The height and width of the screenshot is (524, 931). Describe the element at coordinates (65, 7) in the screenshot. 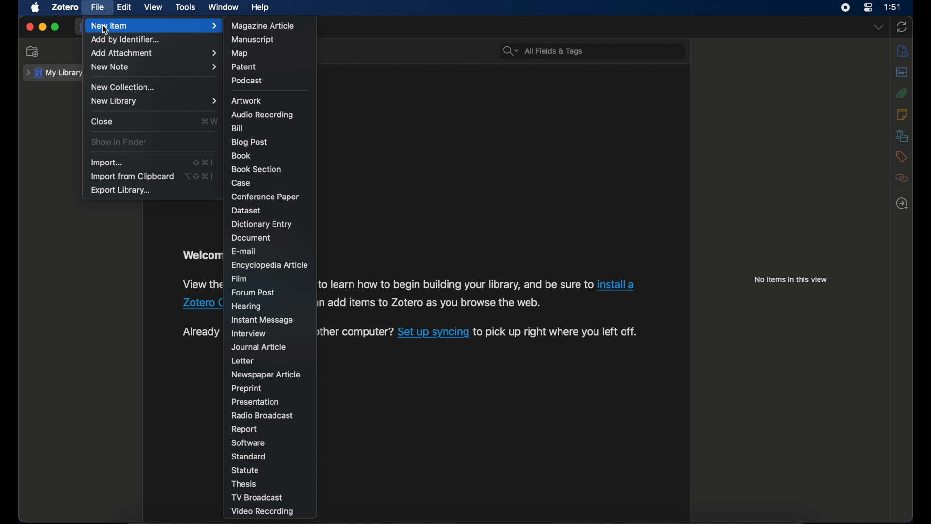

I see `zotero` at that location.